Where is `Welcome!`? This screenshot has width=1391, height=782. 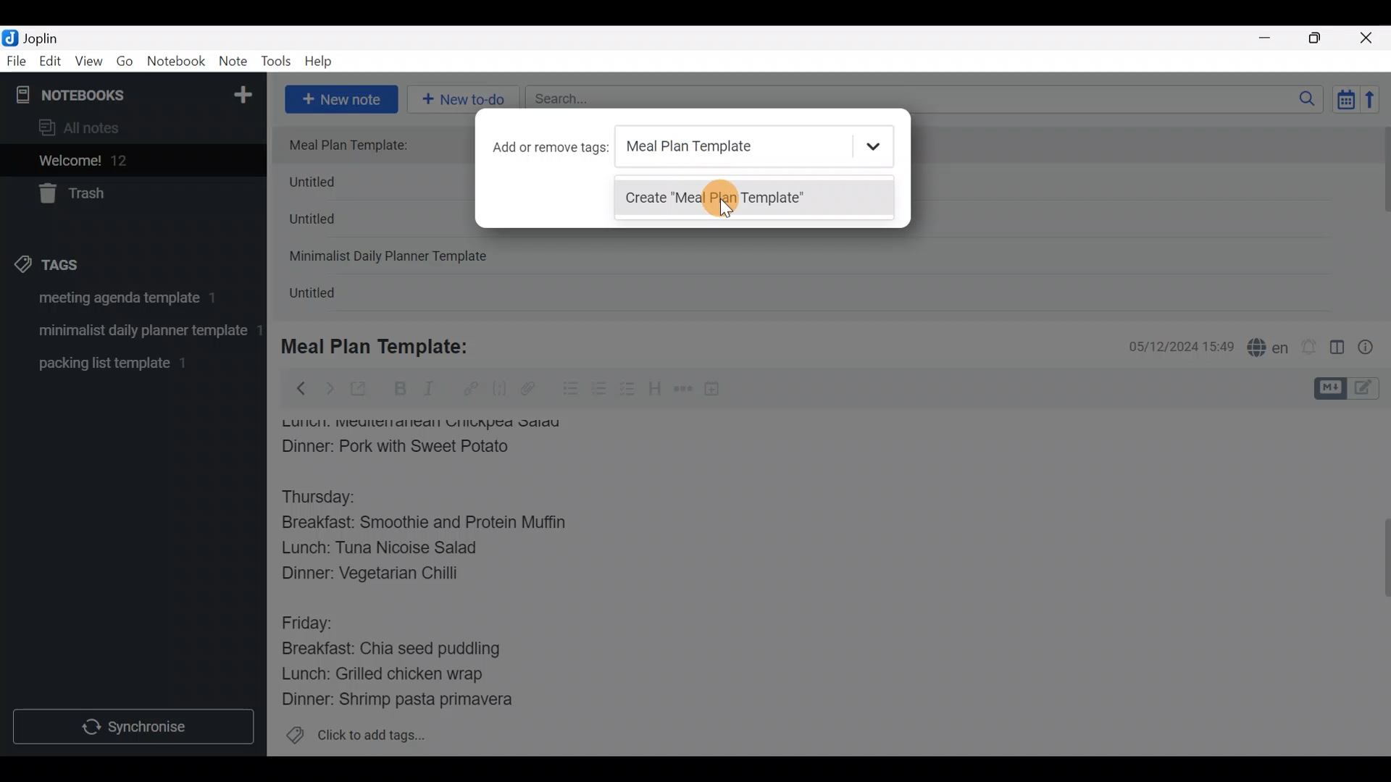 Welcome! is located at coordinates (131, 161).